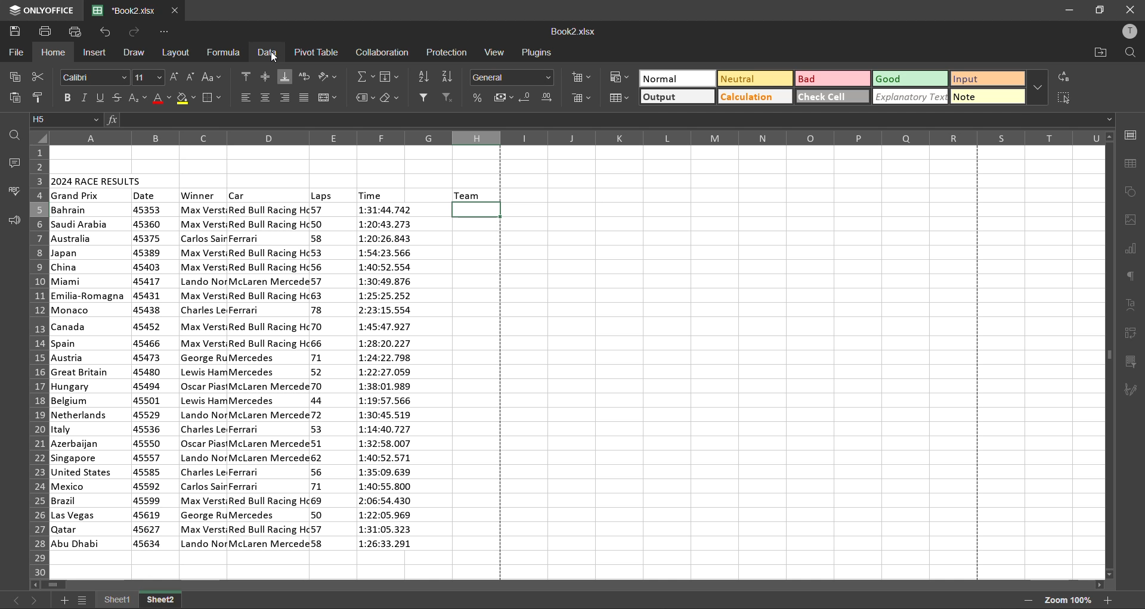 Image resolution: width=1145 pixels, height=609 pixels. What do you see at coordinates (425, 98) in the screenshot?
I see `filter` at bounding box center [425, 98].